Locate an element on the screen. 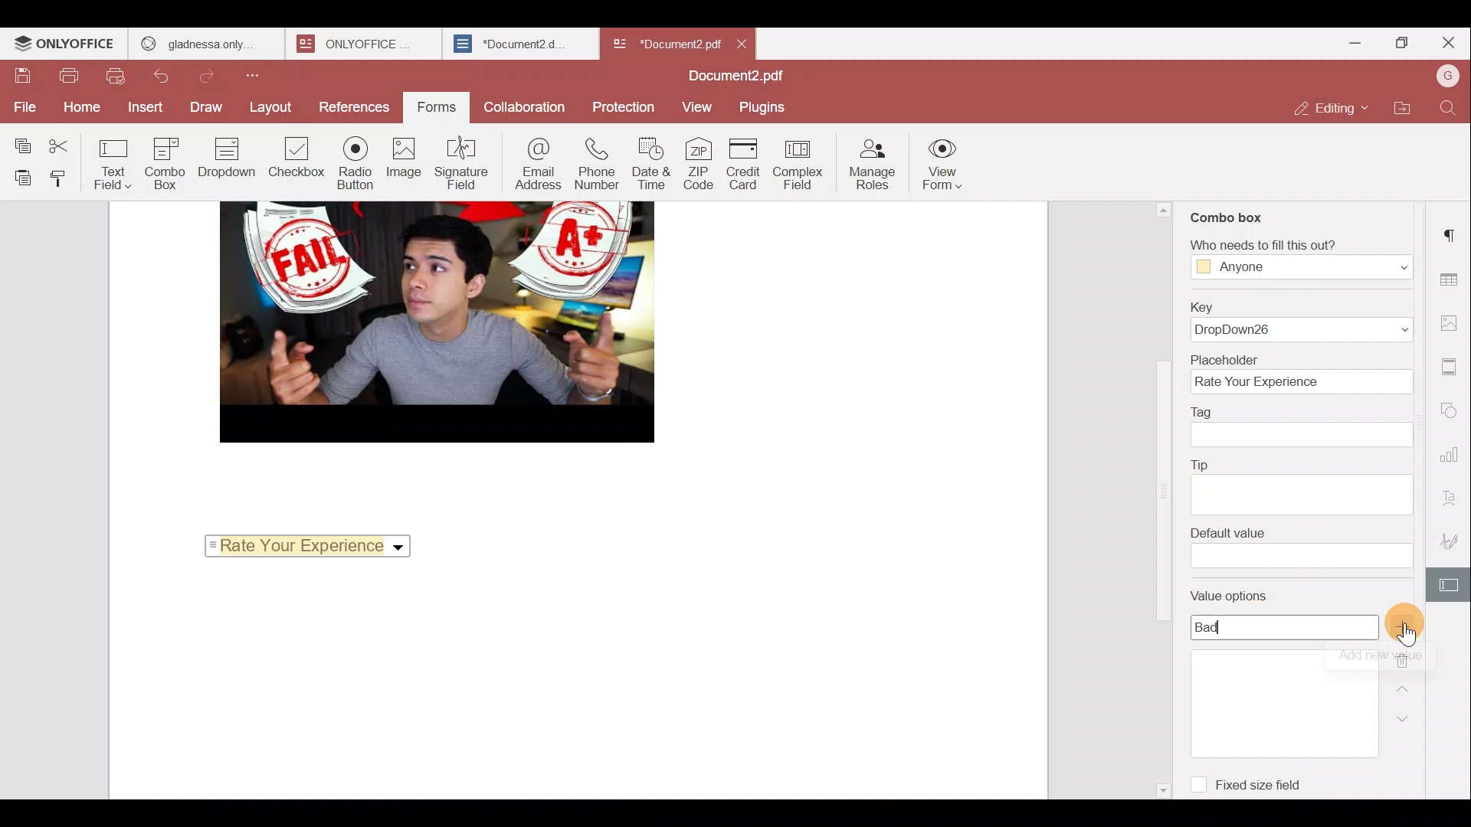 The image size is (1471, 827). Tip is located at coordinates (1302, 484).